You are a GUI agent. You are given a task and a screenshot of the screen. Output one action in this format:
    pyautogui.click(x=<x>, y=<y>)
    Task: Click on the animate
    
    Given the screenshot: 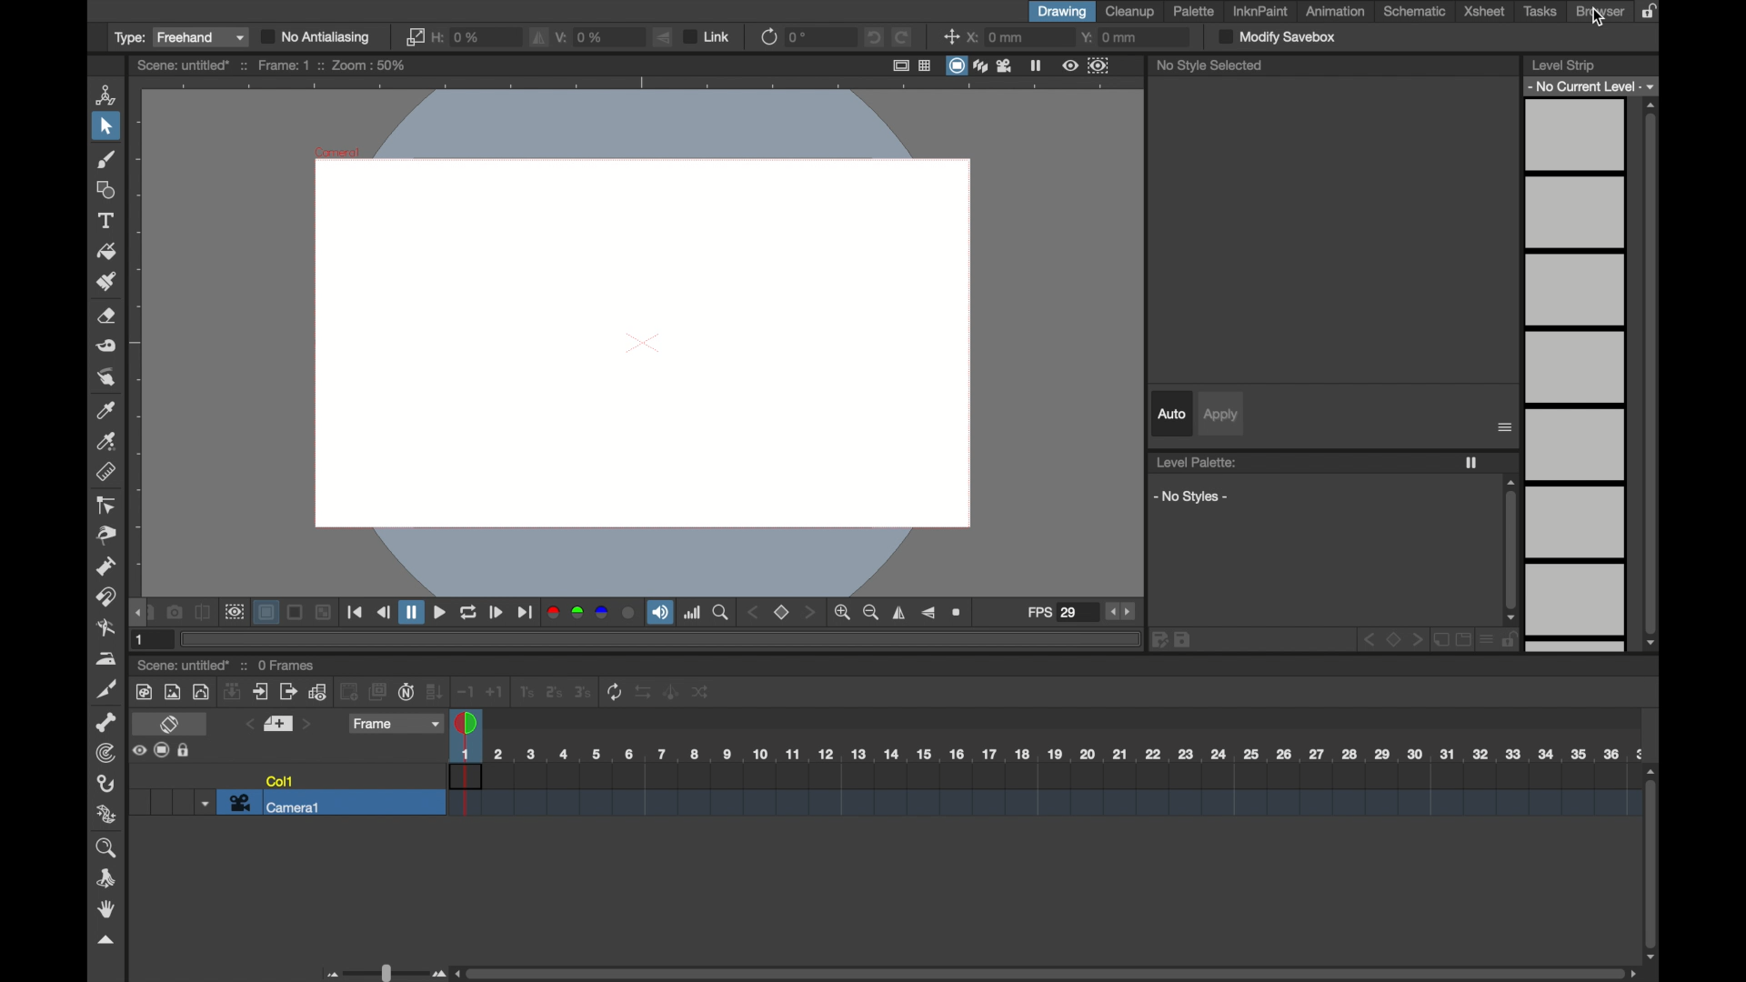 What is the action you would take?
    pyautogui.click(x=671, y=691)
    